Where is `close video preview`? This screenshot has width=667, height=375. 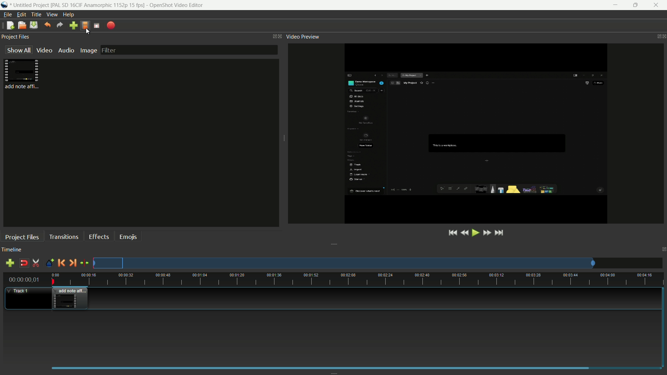
close video preview is located at coordinates (663, 37).